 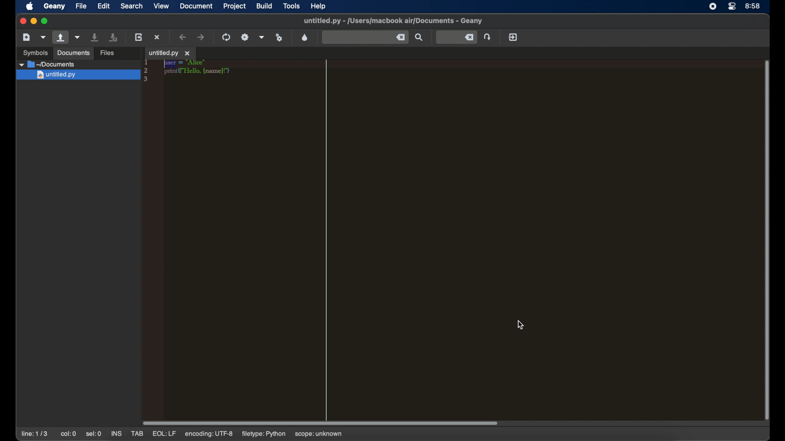 What do you see at coordinates (34, 21) in the screenshot?
I see `minimize` at bounding box center [34, 21].